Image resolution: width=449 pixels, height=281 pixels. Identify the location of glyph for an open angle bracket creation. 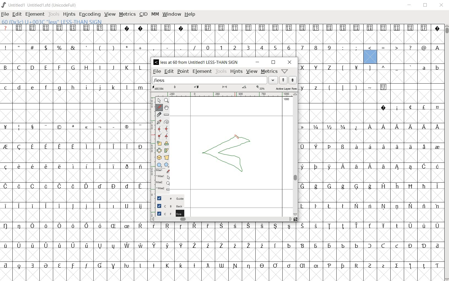
(230, 153).